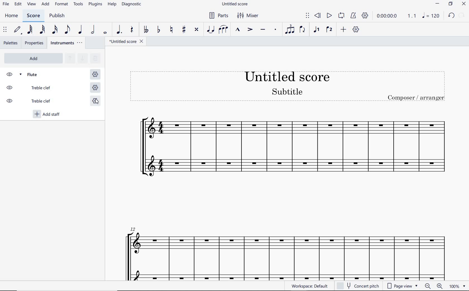 The width and height of the screenshot is (469, 291). Describe the element at coordinates (33, 16) in the screenshot. I see `score` at that location.